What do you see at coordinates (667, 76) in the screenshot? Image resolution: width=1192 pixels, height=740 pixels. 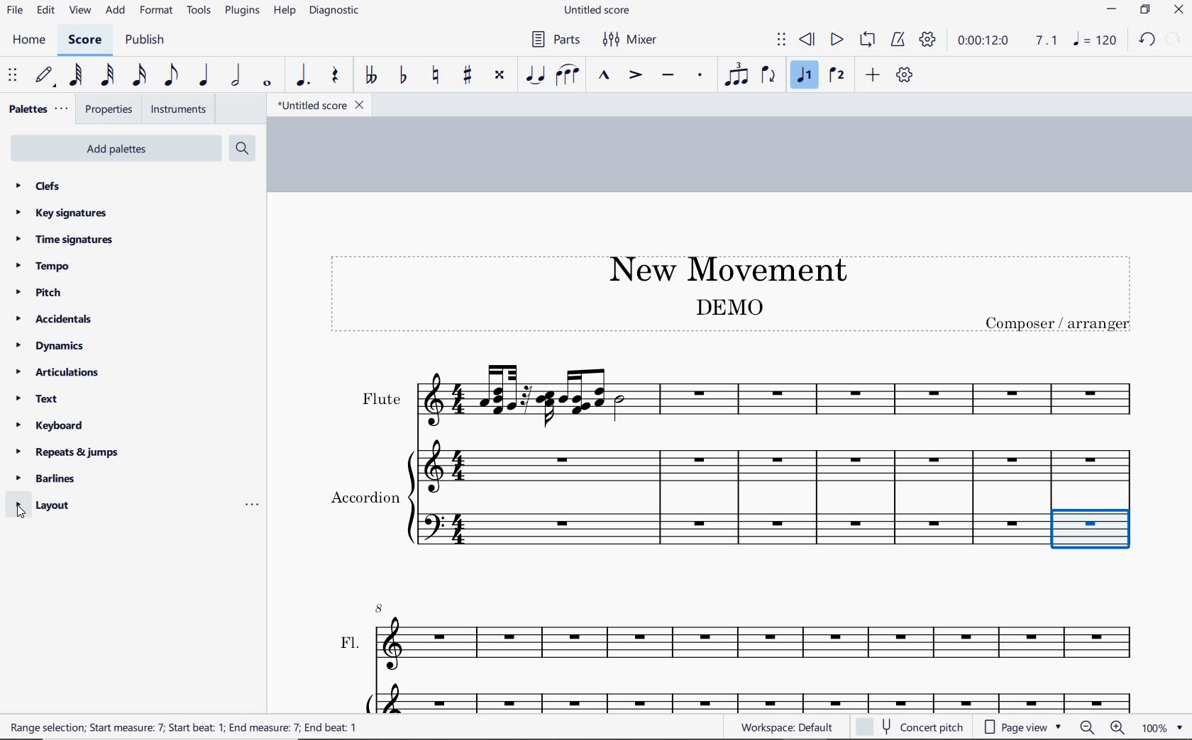 I see `tenuto` at bounding box center [667, 76].